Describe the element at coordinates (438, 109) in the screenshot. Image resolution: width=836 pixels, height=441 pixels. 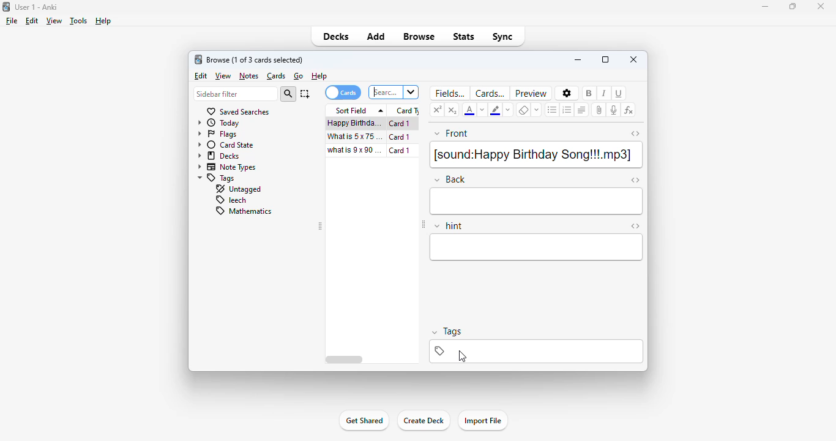
I see `superscript` at that location.